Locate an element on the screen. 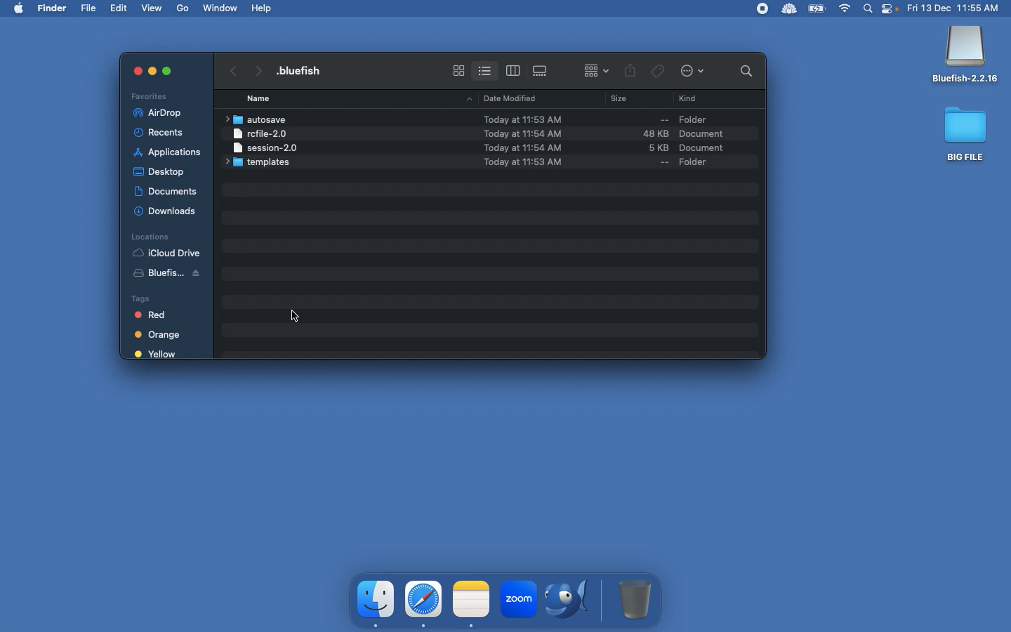 The image size is (1011, 632). Internet is located at coordinates (845, 9).